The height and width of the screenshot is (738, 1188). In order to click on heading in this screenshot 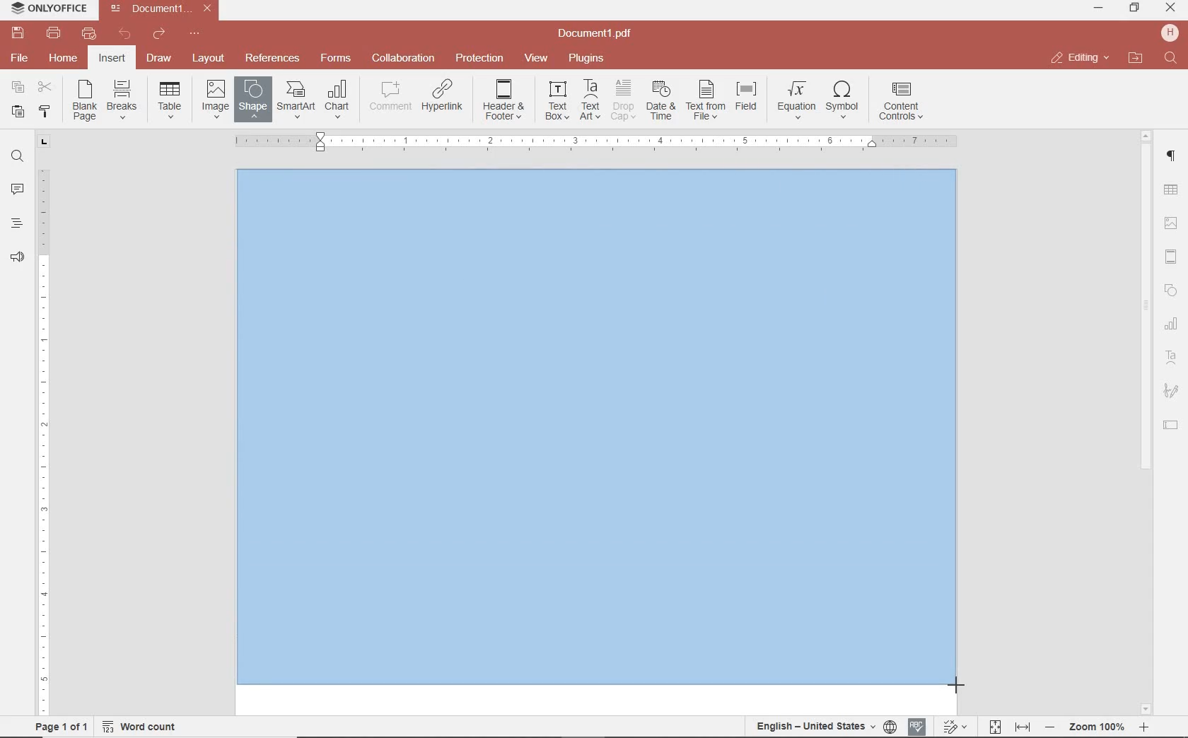, I will do `click(17, 223)`.